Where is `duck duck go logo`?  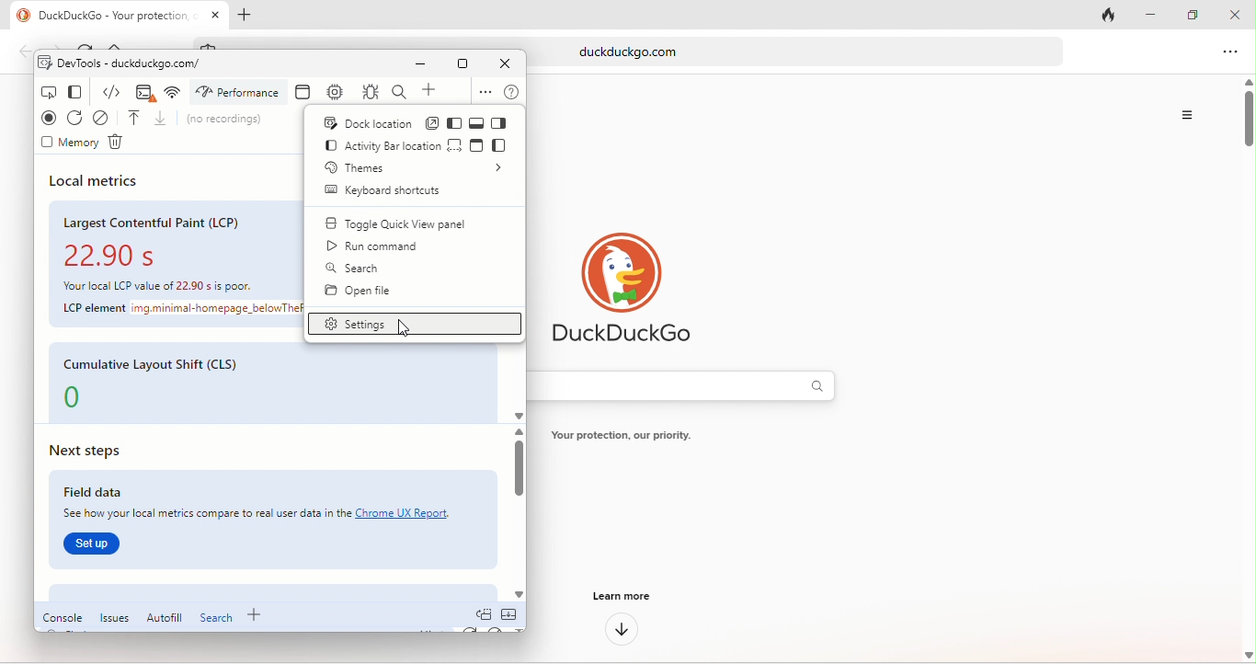
duck duck go logo is located at coordinates (628, 271).